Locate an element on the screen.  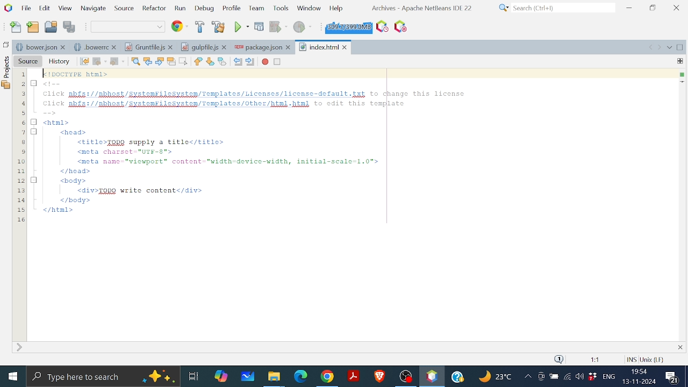
Profile project is located at coordinates (302, 26).